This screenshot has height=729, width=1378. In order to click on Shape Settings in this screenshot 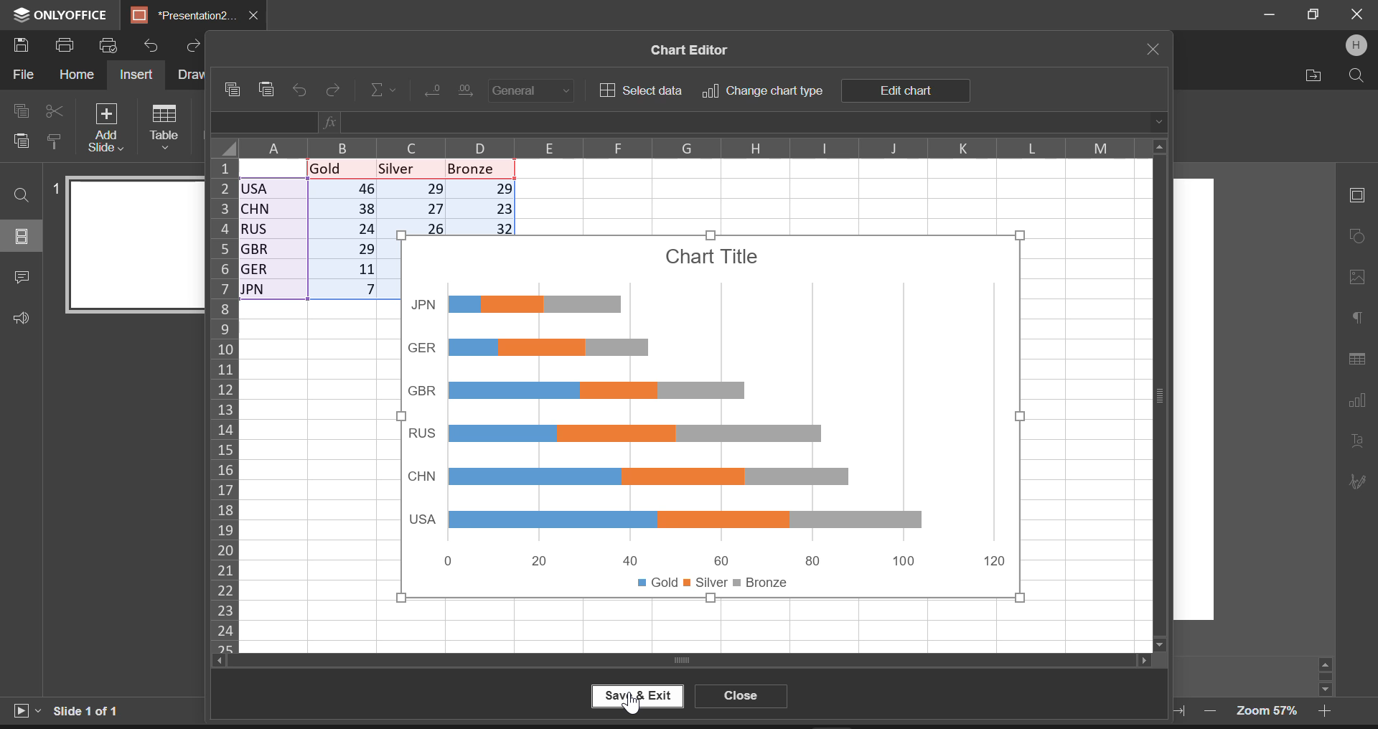, I will do `click(1356, 235)`.